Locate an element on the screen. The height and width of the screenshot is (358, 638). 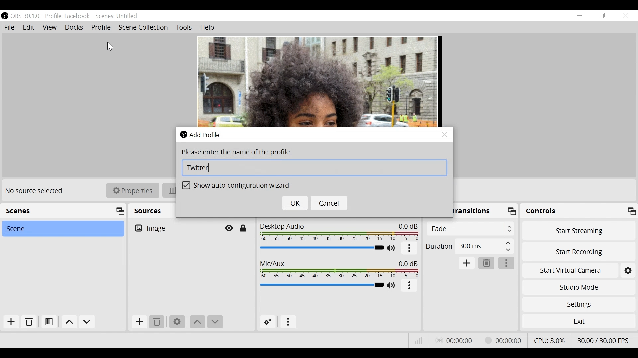
Frame Per Second is located at coordinates (603, 339).